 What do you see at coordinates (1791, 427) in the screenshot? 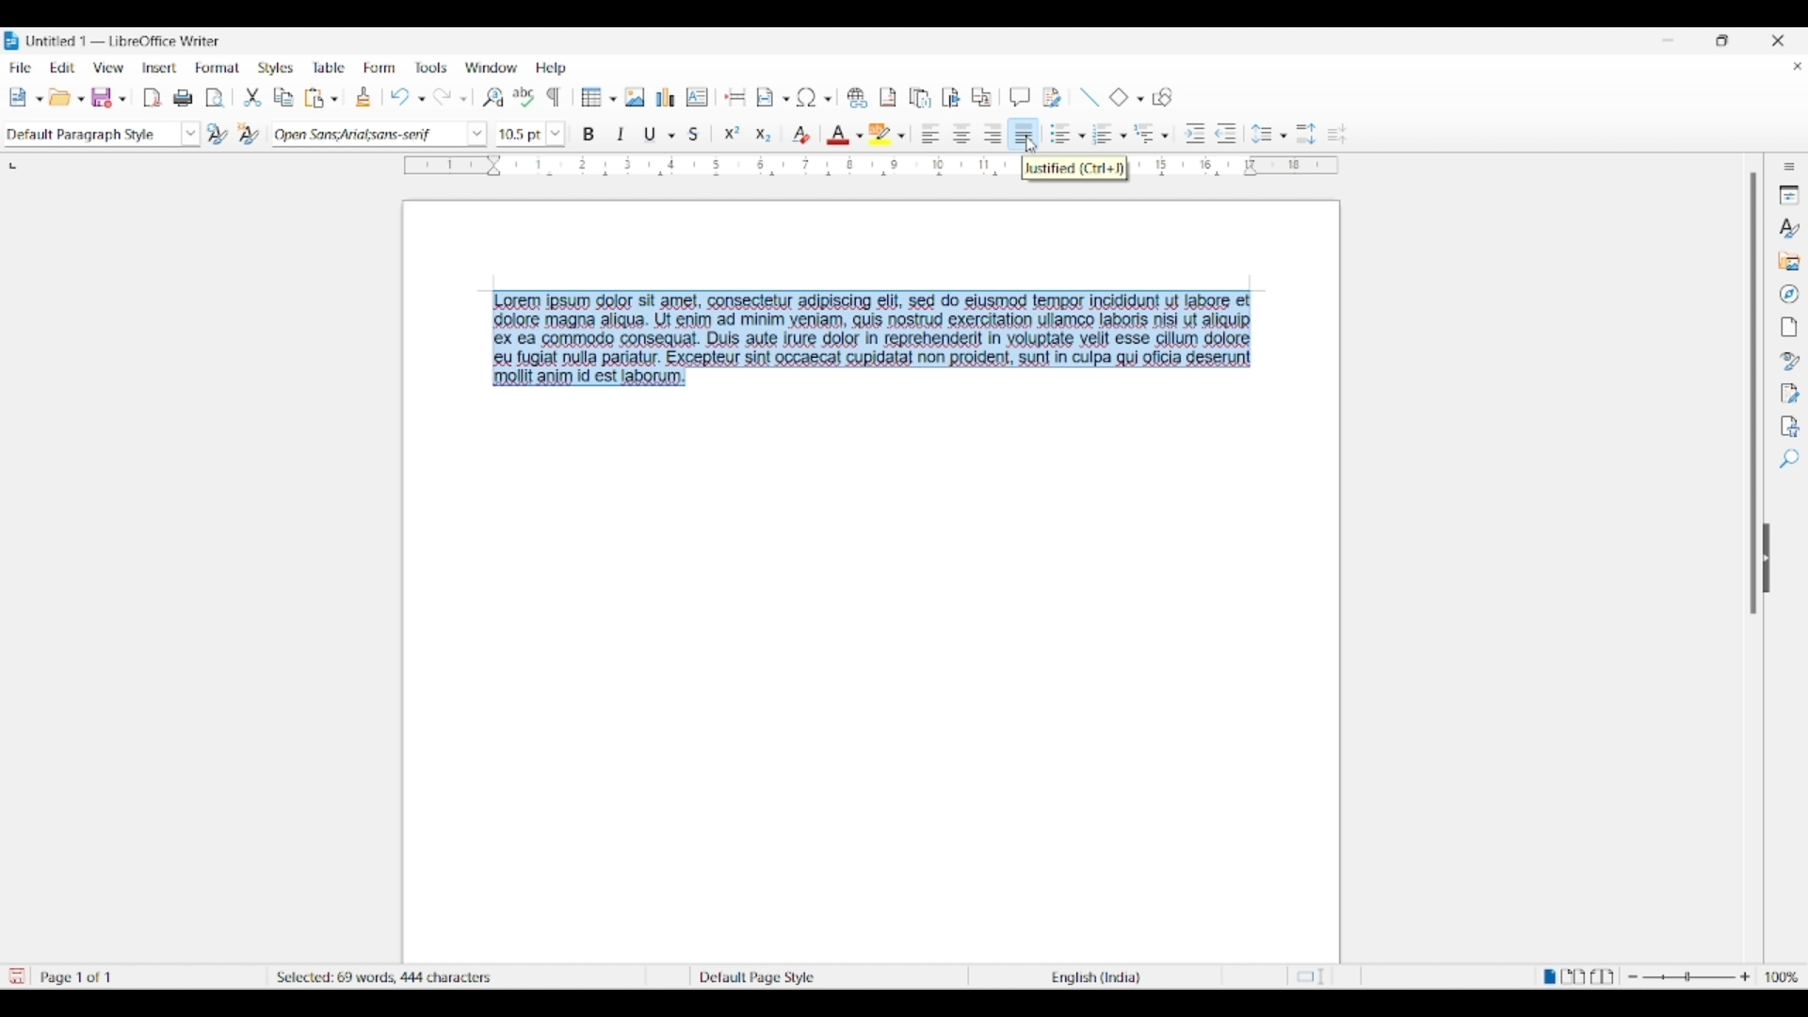
I see `Accessibility check` at bounding box center [1791, 427].